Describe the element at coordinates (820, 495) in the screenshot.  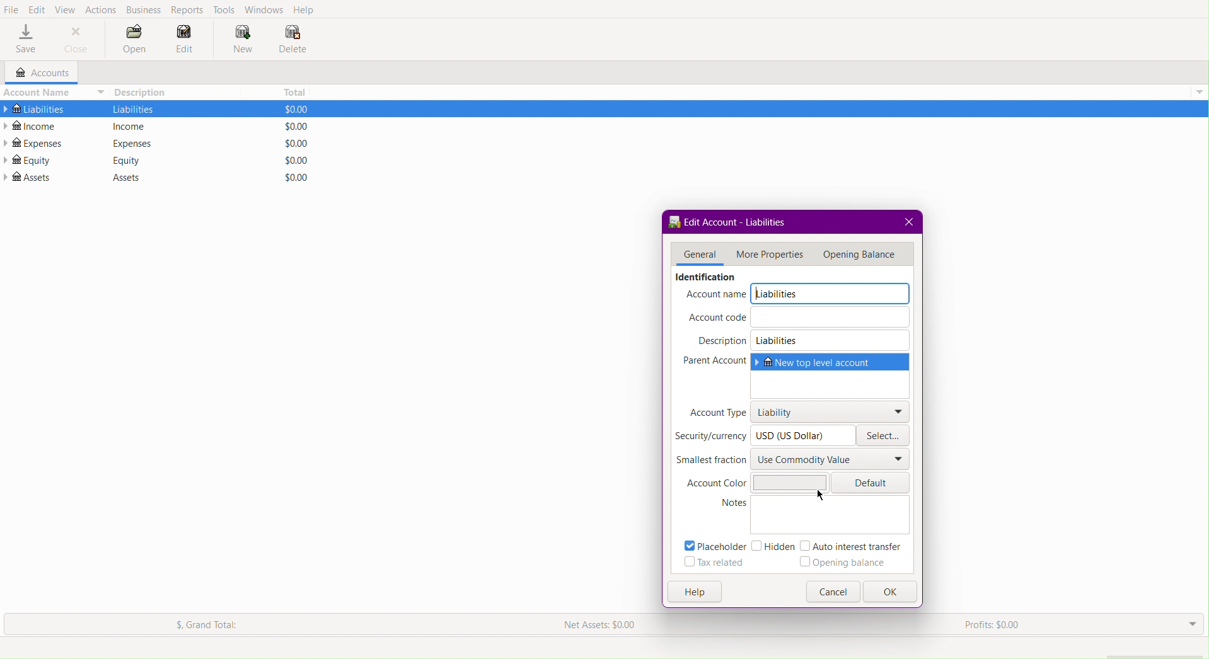
I see `cursor` at that location.